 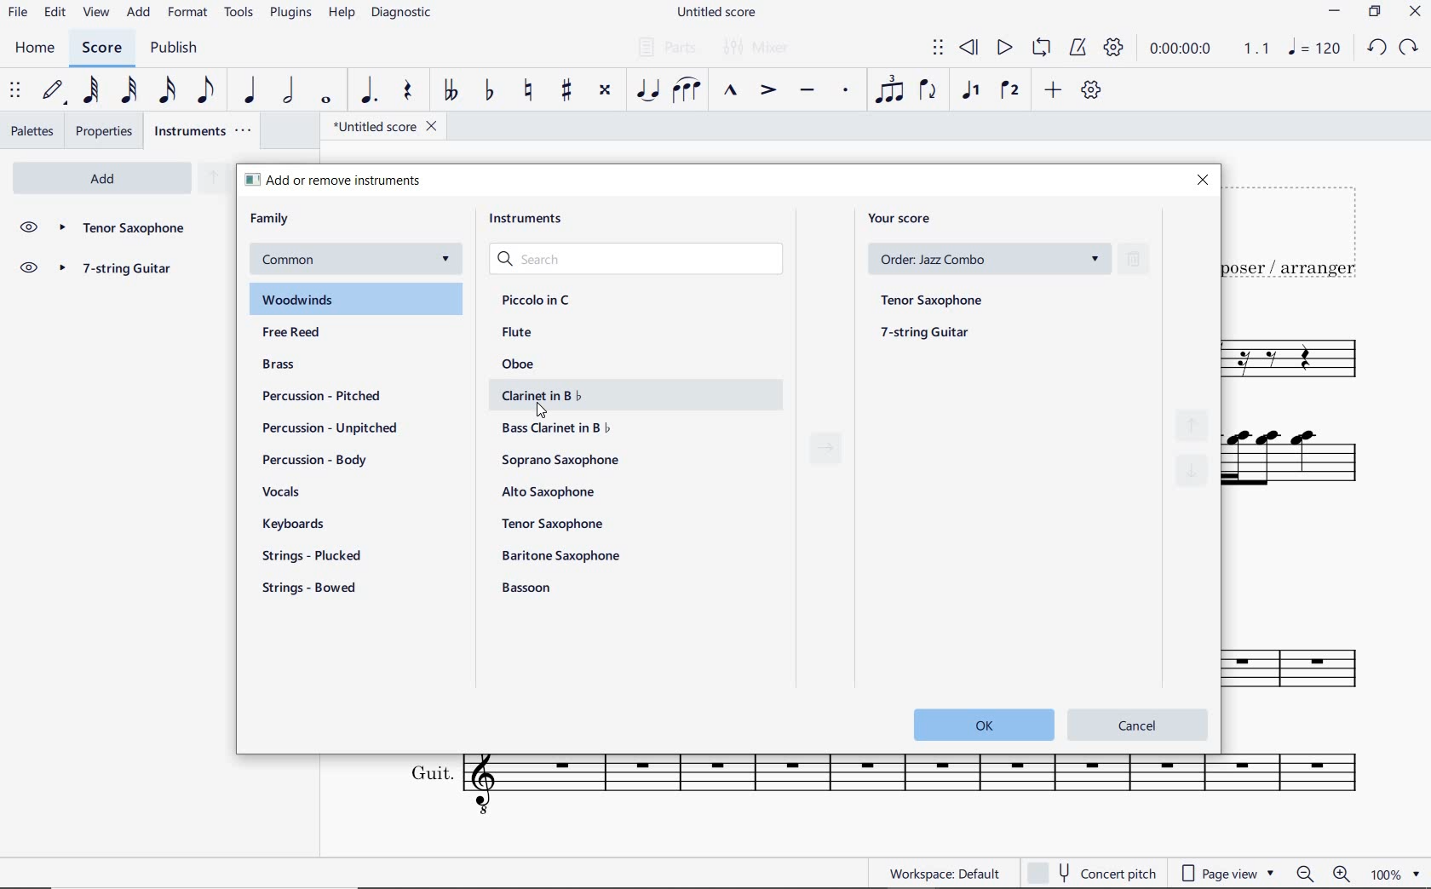 What do you see at coordinates (171, 49) in the screenshot?
I see `PUBLISH` at bounding box center [171, 49].